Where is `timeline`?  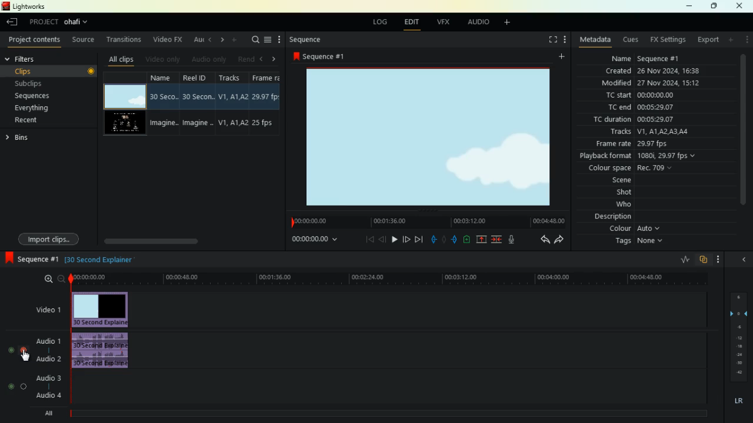 timeline is located at coordinates (387, 280).